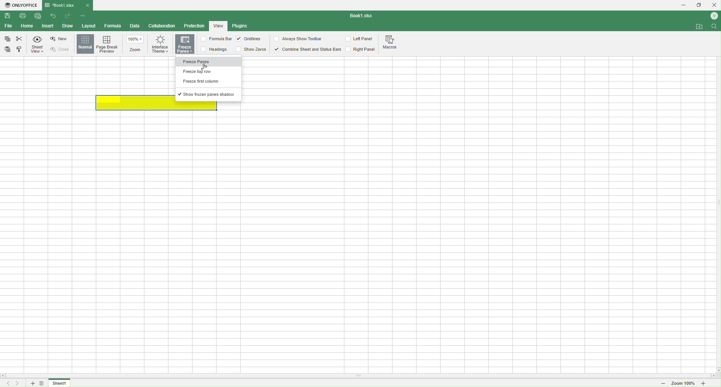 The image size is (721, 387). Describe the element at coordinates (714, 5) in the screenshot. I see `Close` at that location.